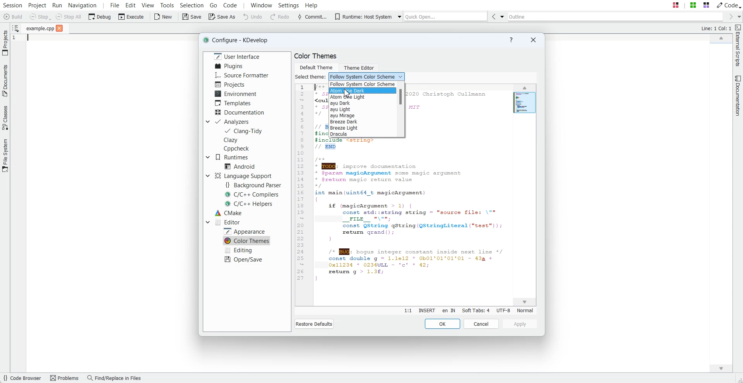  What do you see at coordinates (615, 17) in the screenshot?
I see `Outline` at bounding box center [615, 17].